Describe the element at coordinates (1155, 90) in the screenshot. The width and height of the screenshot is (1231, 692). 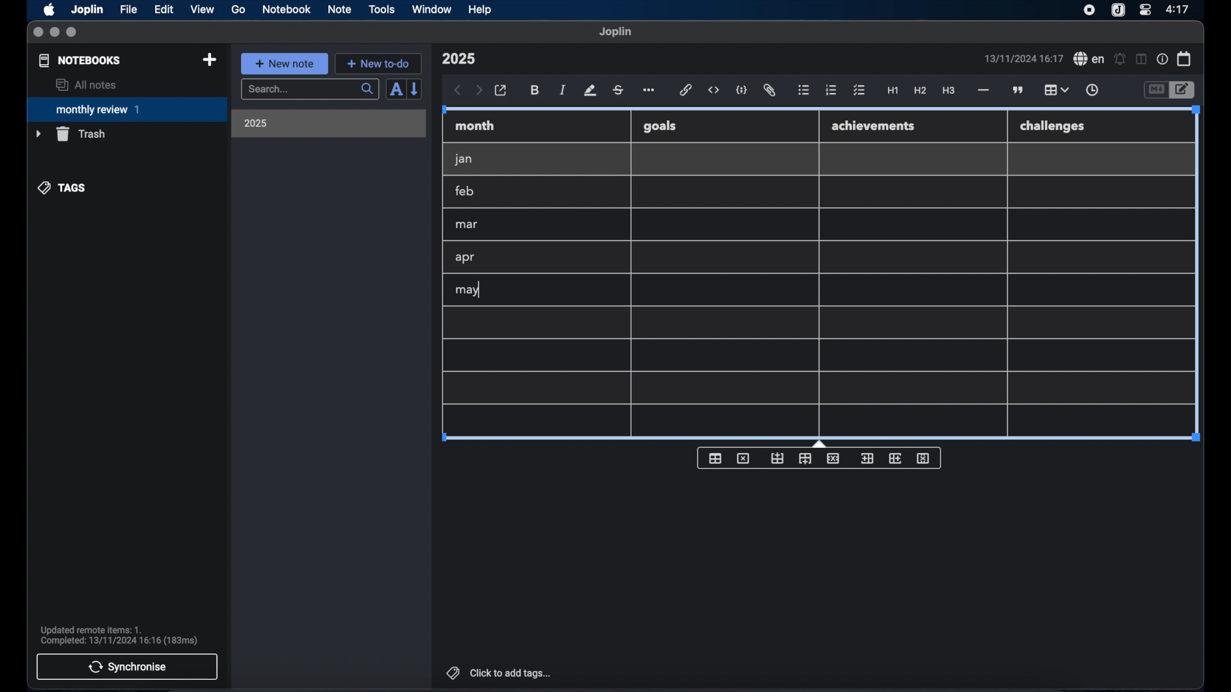
I see `toggle editor` at that location.